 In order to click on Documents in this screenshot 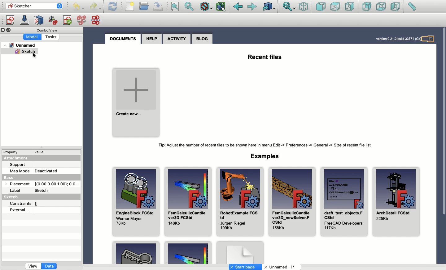, I will do `click(125, 39)`.